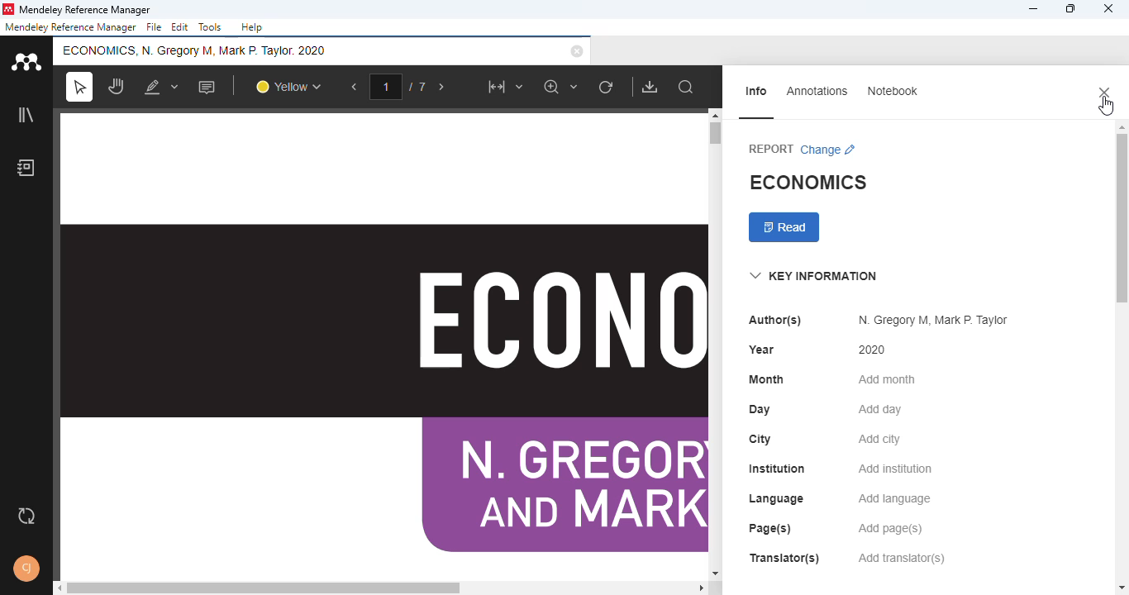 Image resolution: width=1129 pixels, height=595 pixels. Describe the element at coordinates (10, 9) in the screenshot. I see `logo` at that location.